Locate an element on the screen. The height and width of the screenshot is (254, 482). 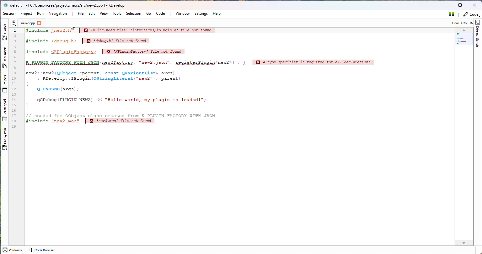
Tools is located at coordinates (119, 14).